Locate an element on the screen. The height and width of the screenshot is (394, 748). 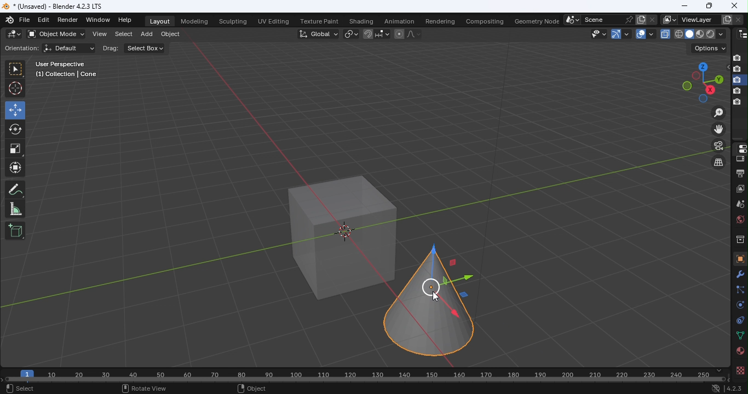
Scene is located at coordinates (740, 204).